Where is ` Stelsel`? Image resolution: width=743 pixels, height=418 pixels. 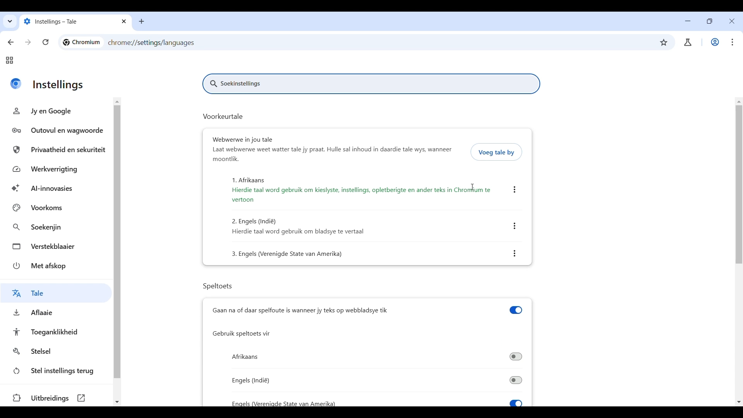
 Stelsel is located at coordinates (45, 352).